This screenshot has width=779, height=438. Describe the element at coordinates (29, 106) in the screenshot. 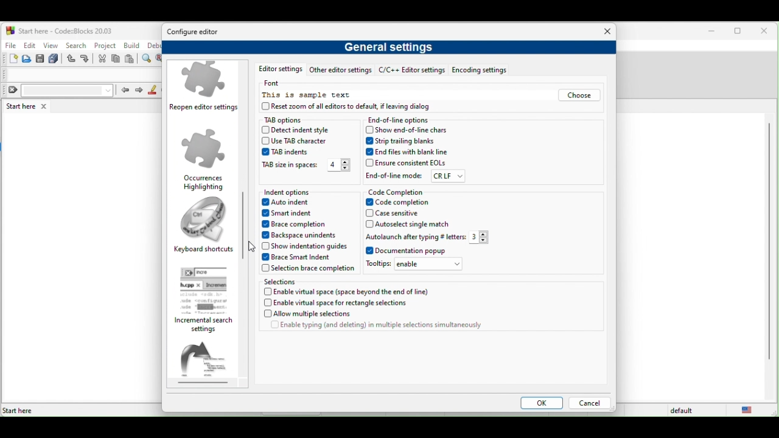

I see `start here` at that location.